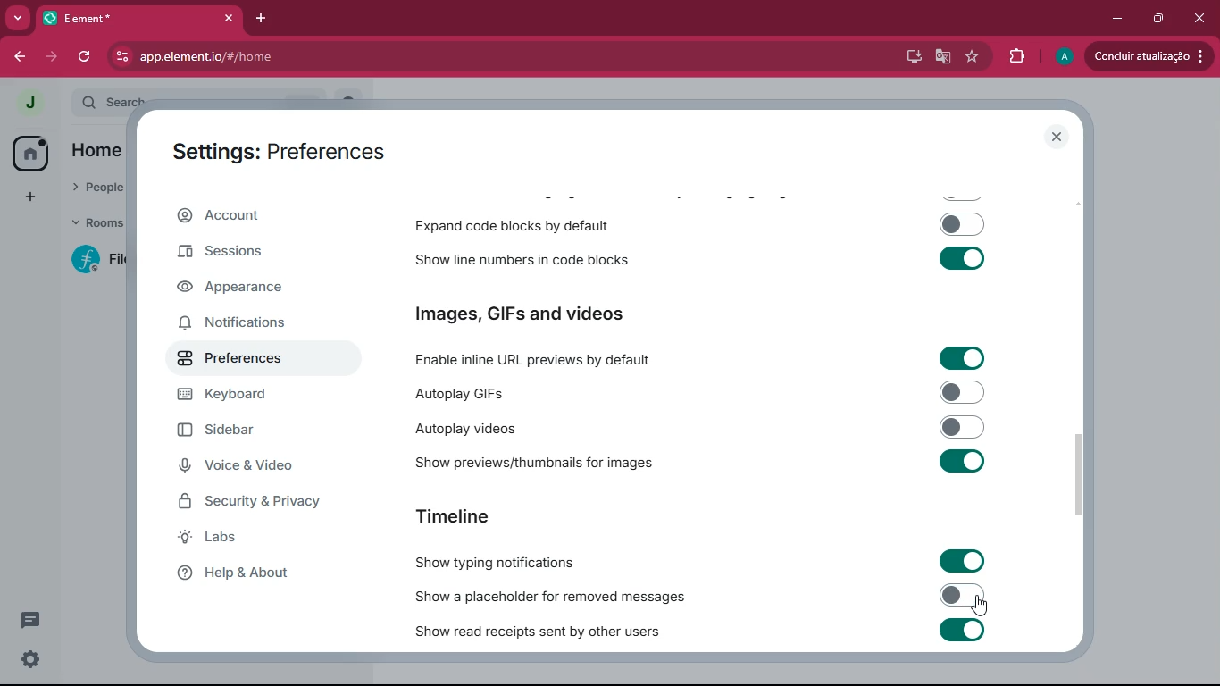  I want to click on sessions, so click(248, 253).